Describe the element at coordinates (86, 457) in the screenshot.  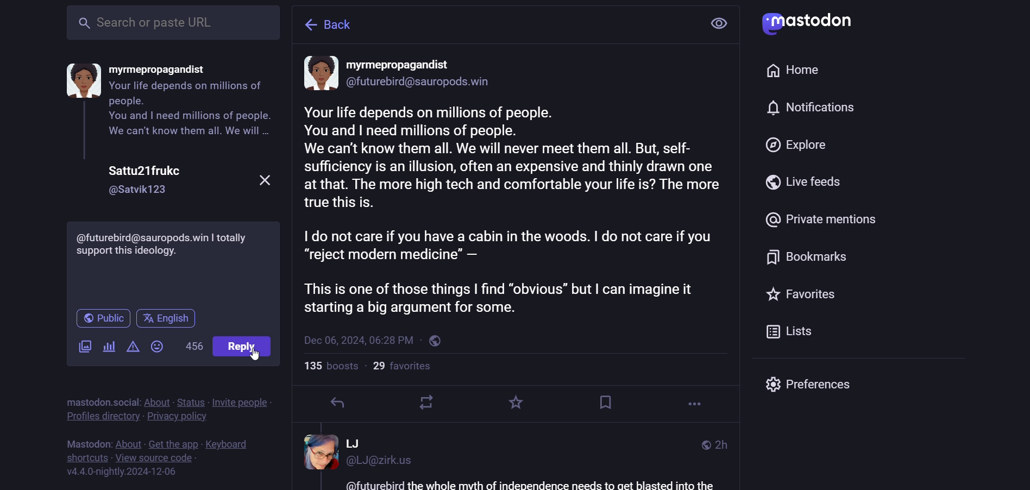
I see `short` at that location.